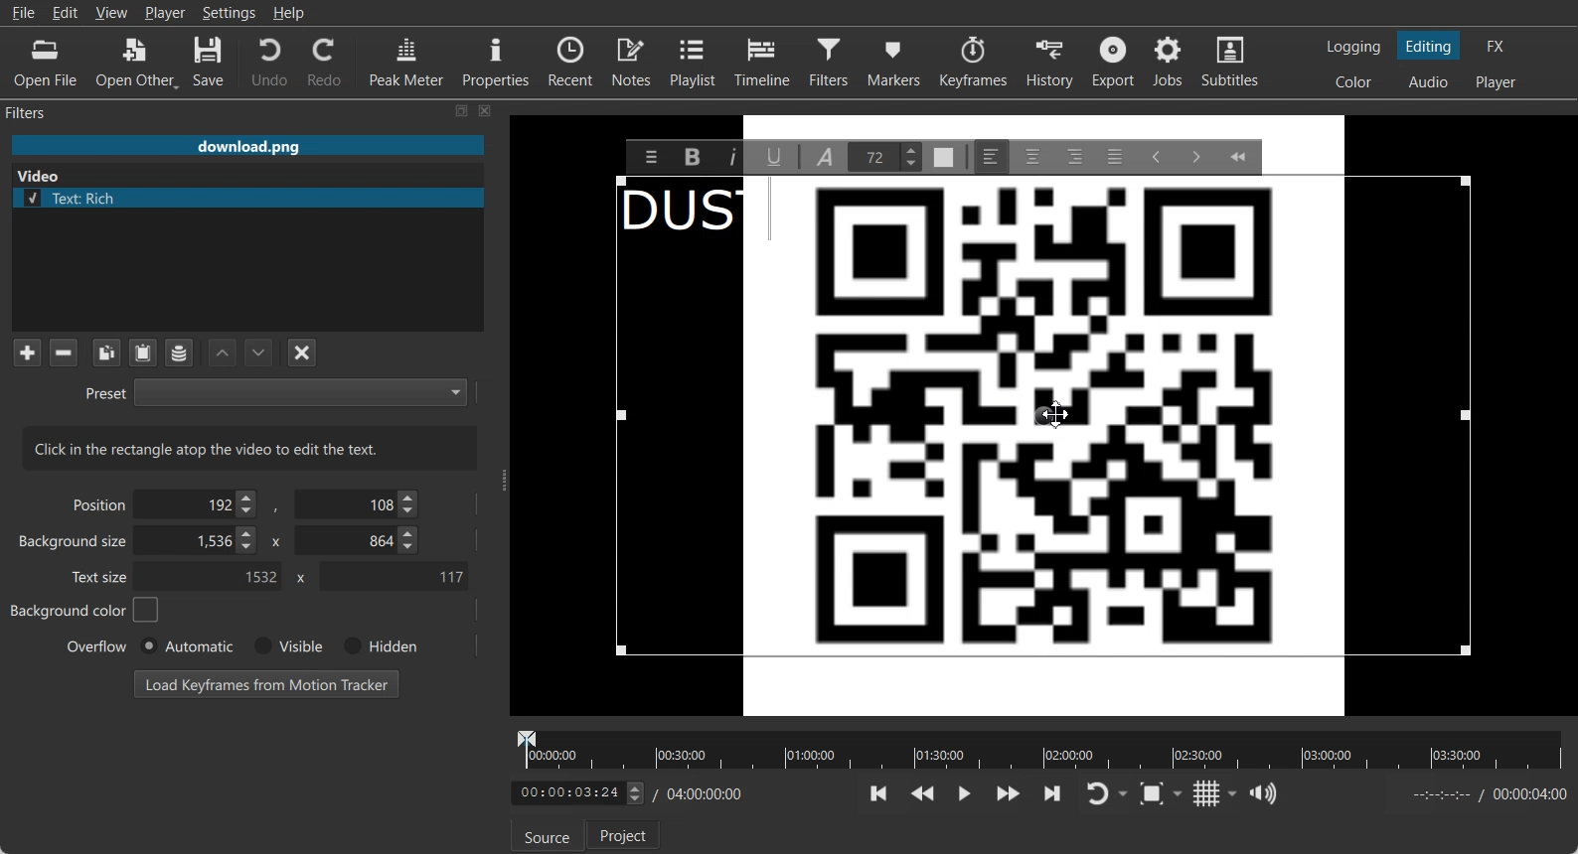 The image size is (1578, 854). Describe the element at coordinates (1263, 794) in the screenshot. I see `Show the volume control` at that location.